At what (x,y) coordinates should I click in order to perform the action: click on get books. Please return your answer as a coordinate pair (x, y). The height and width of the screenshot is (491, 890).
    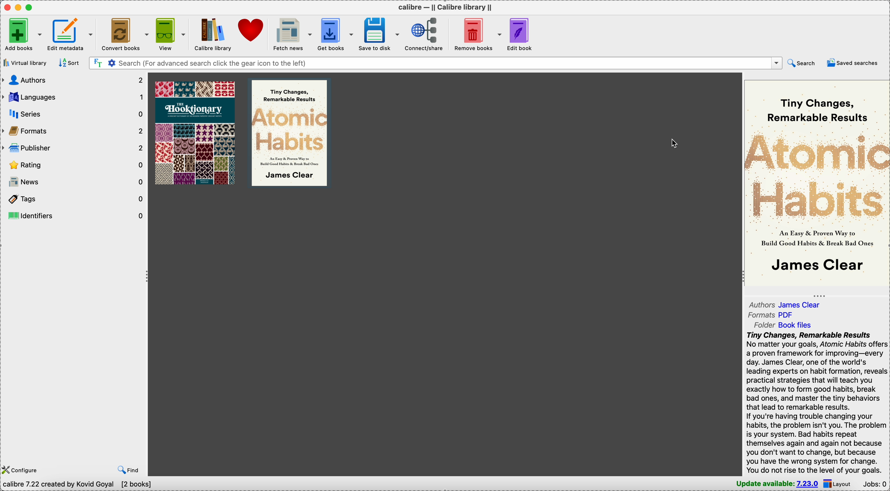
    Looking at the image, I should click on (336, 35).